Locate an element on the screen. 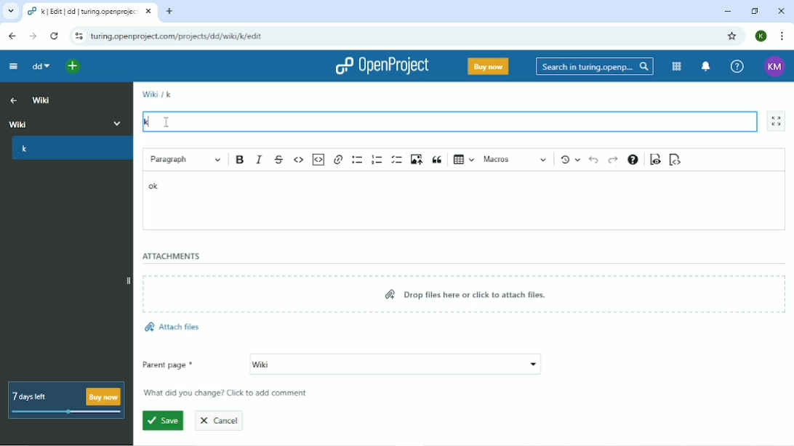  OpenProject is located at coordinates (382, 68).